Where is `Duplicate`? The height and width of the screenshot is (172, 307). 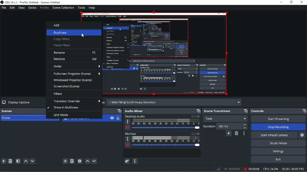 Duplicate is located at coordinates (60, 33).